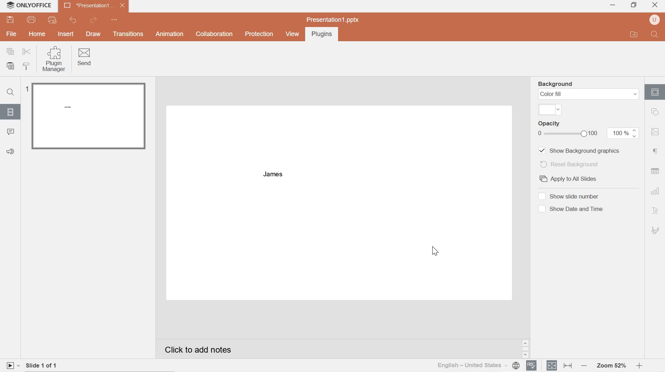 This screenshot has height=372, width=665. Describe the element at coordinates (12, 93) in the screenshot. I see `Find` at that location.